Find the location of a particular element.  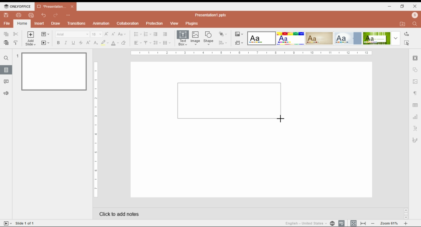

slide is located at coordinates (6, 70).